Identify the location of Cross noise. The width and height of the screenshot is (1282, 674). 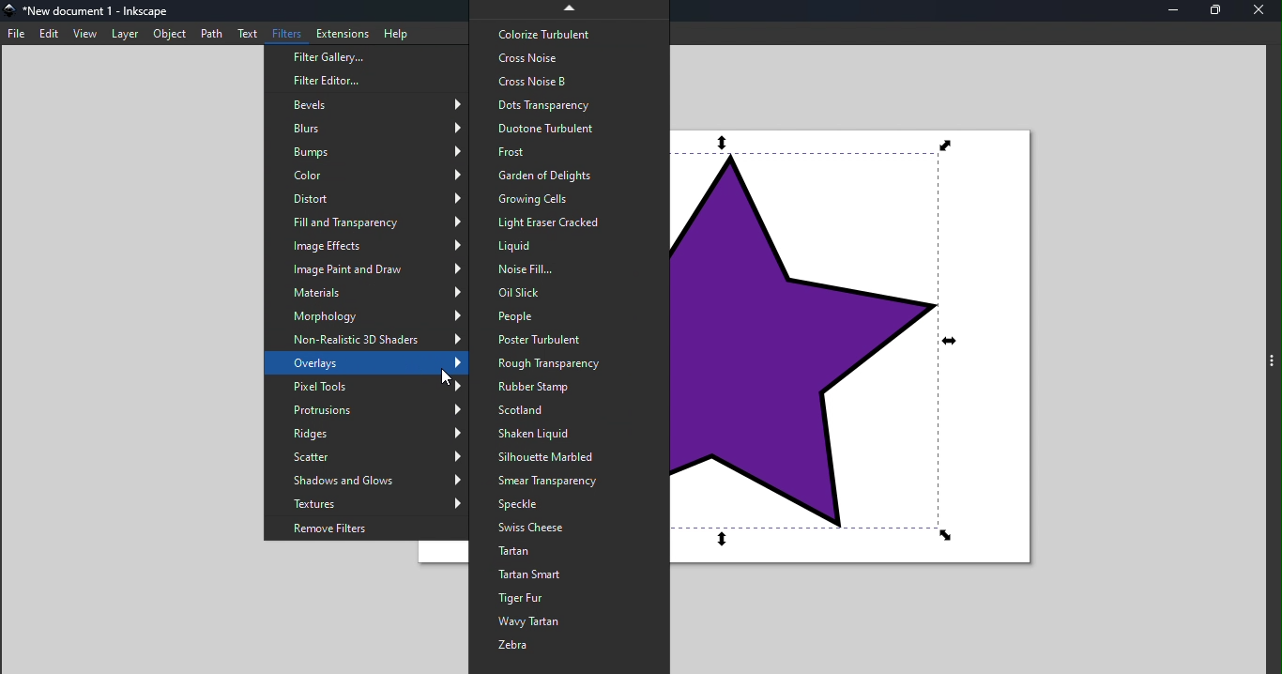
(569, 57).